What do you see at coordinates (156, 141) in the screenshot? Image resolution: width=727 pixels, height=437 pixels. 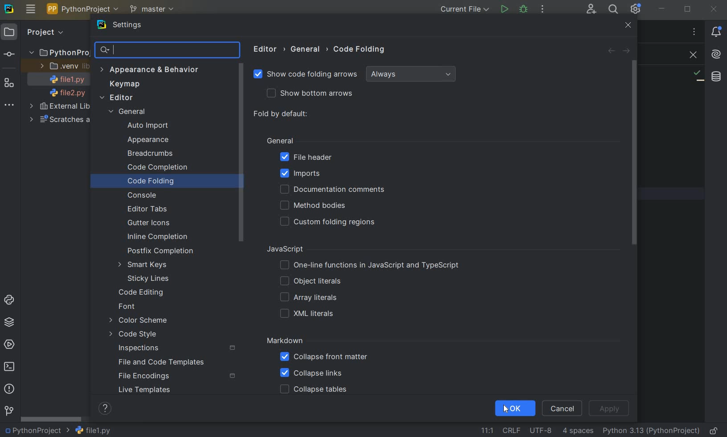 I see `APPEARANCE` at bounding box center [156, 141].